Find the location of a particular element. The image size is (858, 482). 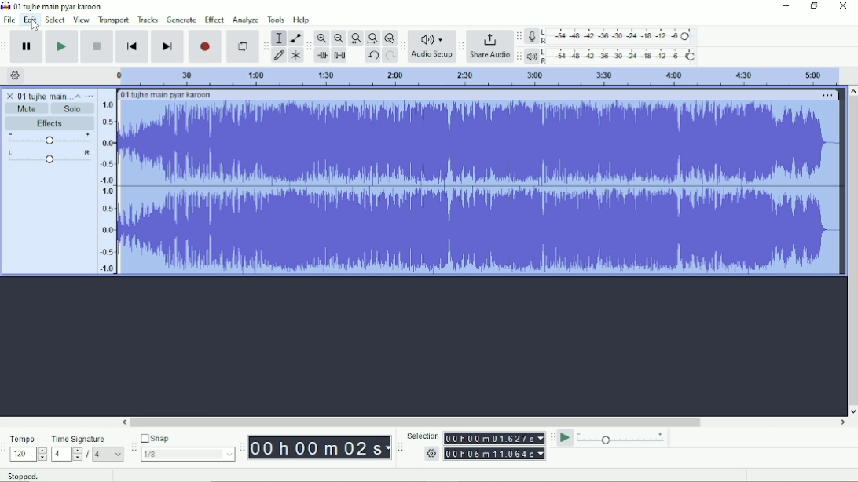

4 is located at coordinates (67, 455).